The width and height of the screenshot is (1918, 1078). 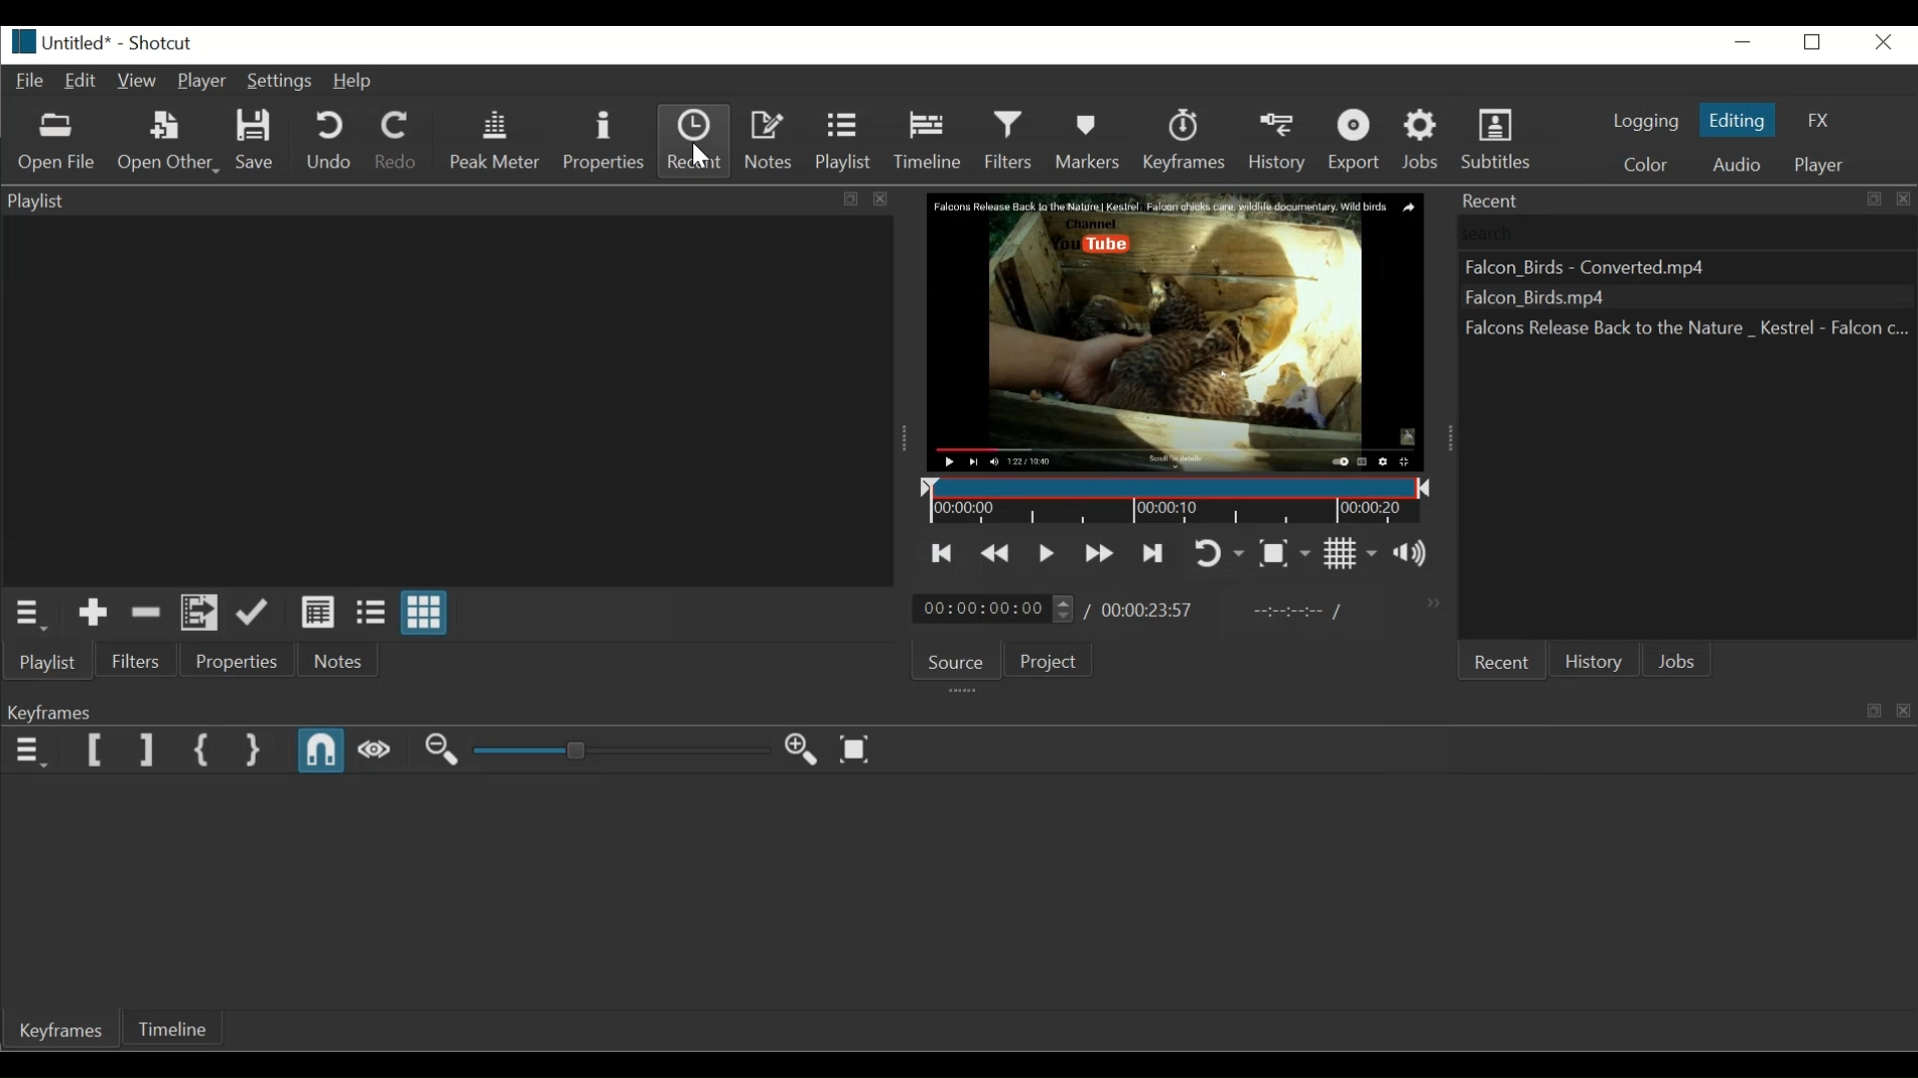 What do you see at coordinates (607, 139) in the screenshot?
I see `Properties` at bounding box center [607, 139].